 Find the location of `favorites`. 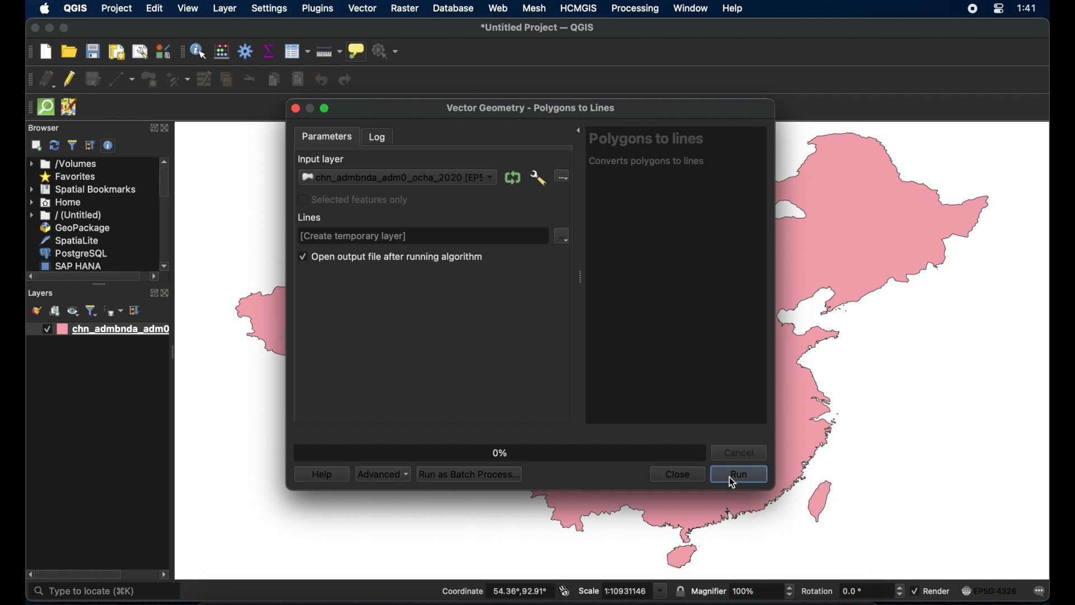

favorites is located at coordinates (70, 178).